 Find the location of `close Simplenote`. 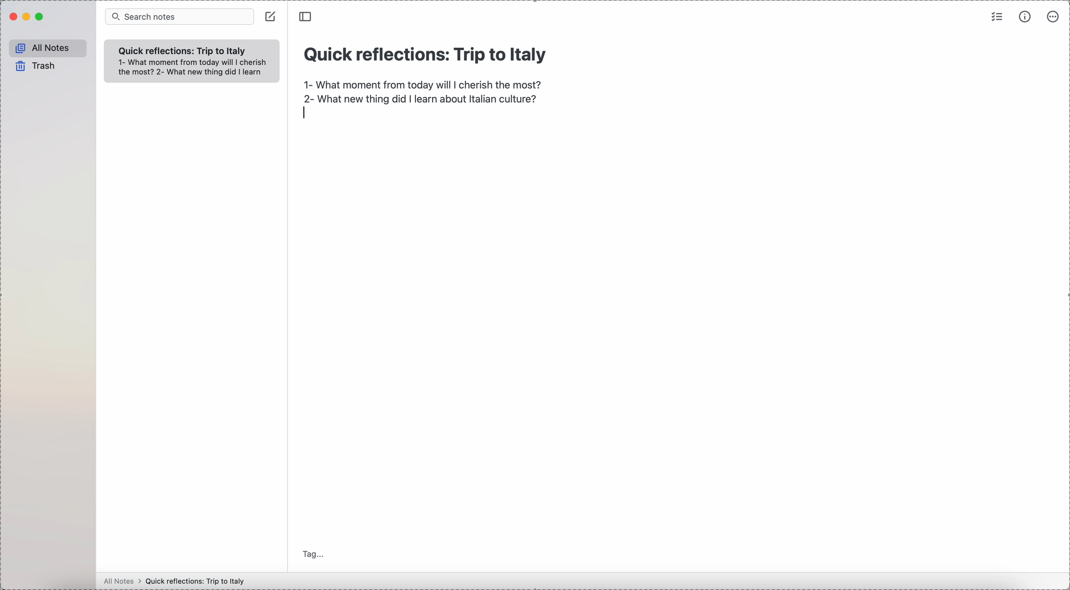

close Simplenote is located at coordinates (12, 17).